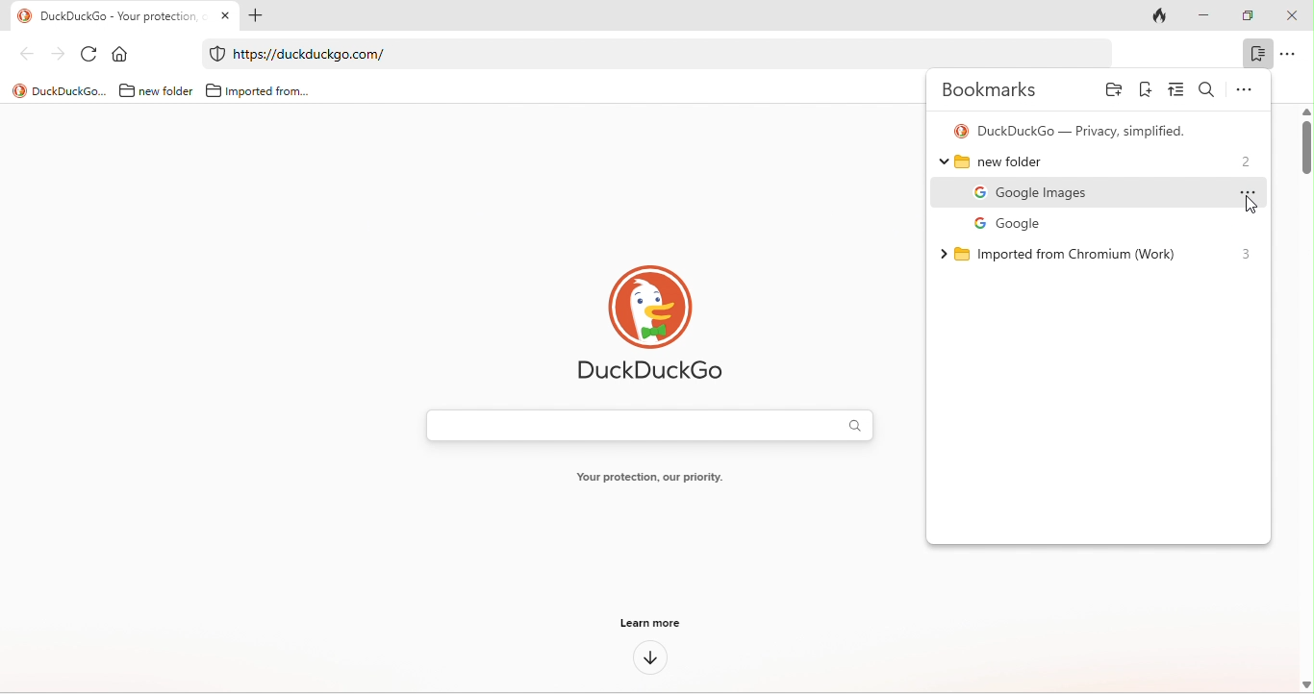 This screenshot has height=694, width=1314. Describe the element at coordinates (261, 16) in the screenshot. I see `add ` at that location.